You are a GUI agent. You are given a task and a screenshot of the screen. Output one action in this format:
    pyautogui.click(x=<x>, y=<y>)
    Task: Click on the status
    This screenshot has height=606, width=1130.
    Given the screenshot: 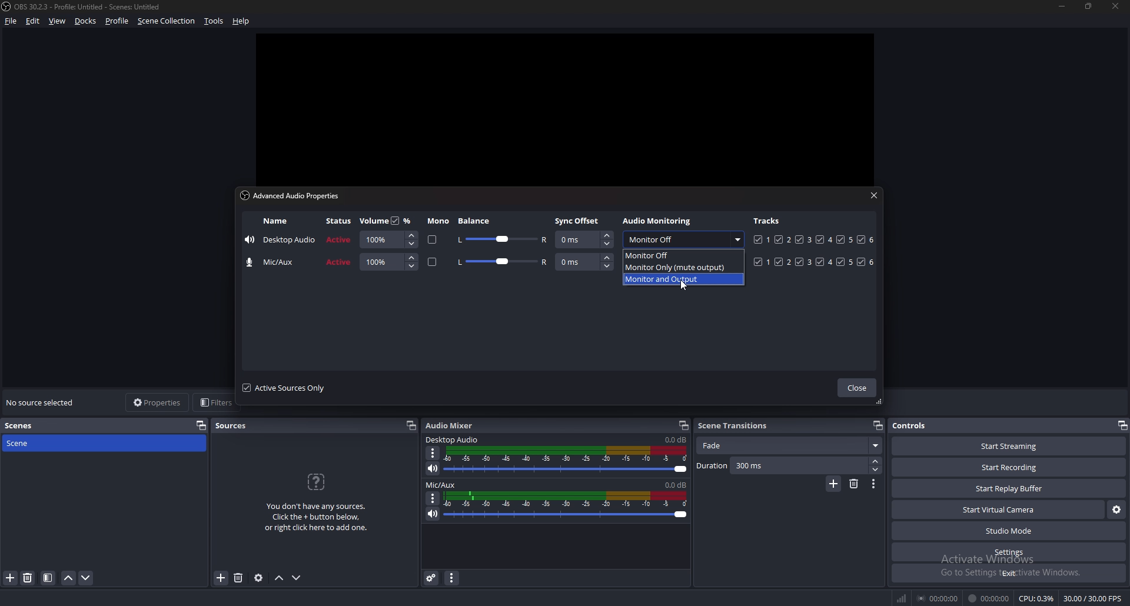 What is the action you would take?
    pyautogui.click(x=340, y=262)
    